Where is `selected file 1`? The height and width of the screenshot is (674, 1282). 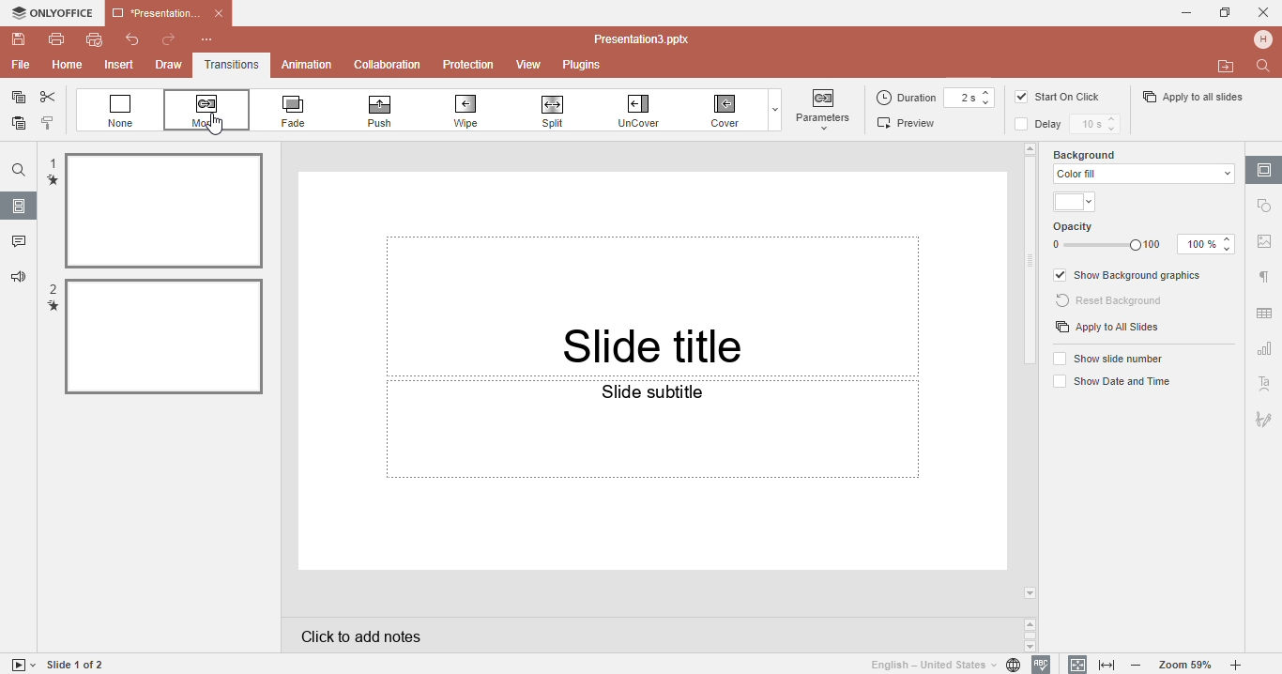 selected file 1 is located at coordinates (162, 210).